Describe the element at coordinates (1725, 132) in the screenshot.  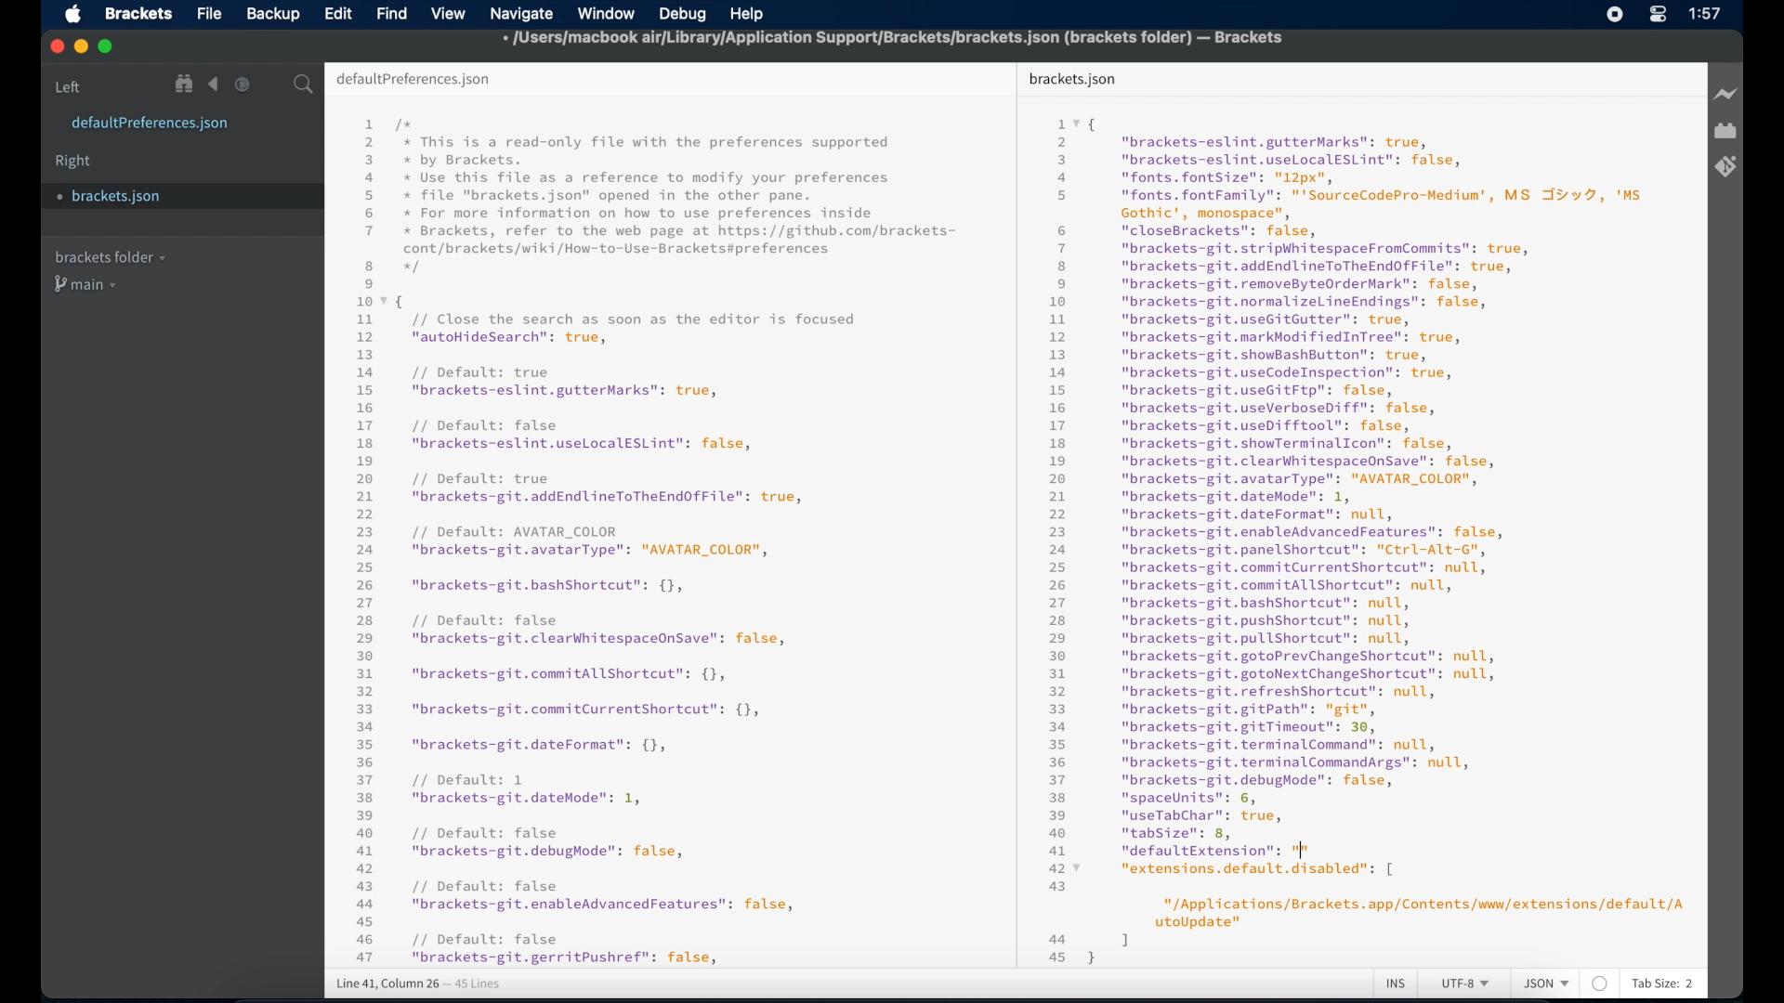
I see `extension manager` at that location.